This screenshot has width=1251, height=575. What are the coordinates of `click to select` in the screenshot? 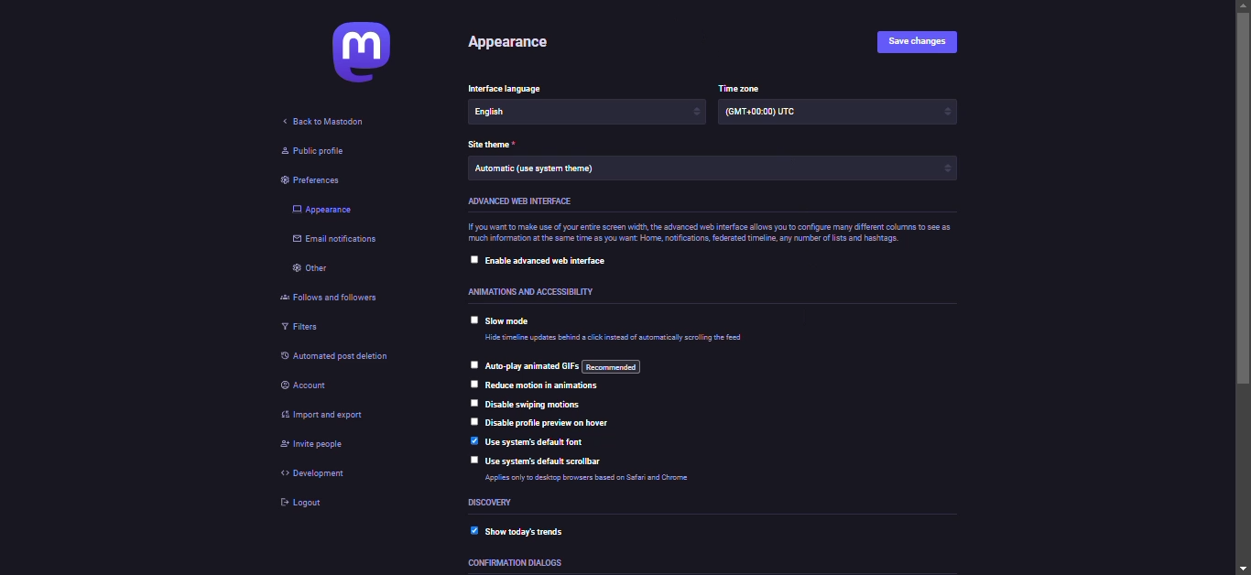 It's located at (473, 405).